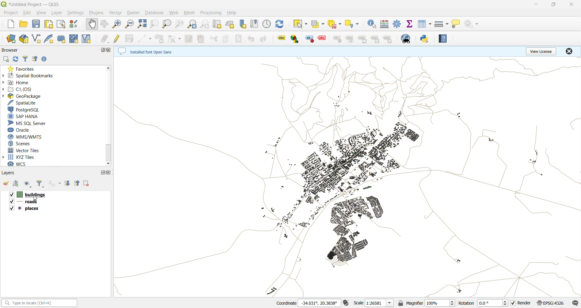 This screenshot has height=308, width=581. Describe the element at coordinates (116, 13) in the screenshot. I see `vector` at that location.